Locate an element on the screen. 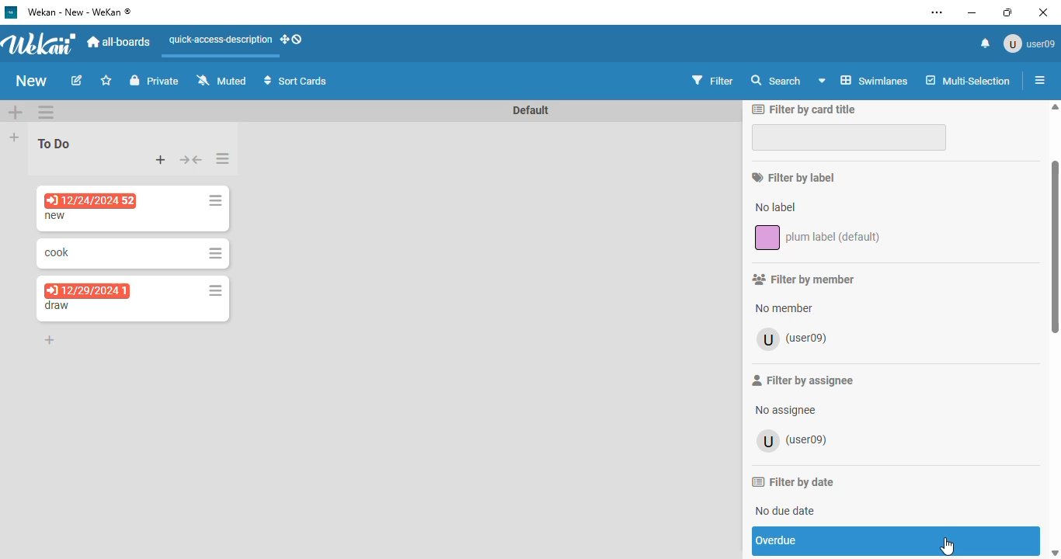 This screenshot has height=559, width=1061. cursor is located at coordinates (948, 546).